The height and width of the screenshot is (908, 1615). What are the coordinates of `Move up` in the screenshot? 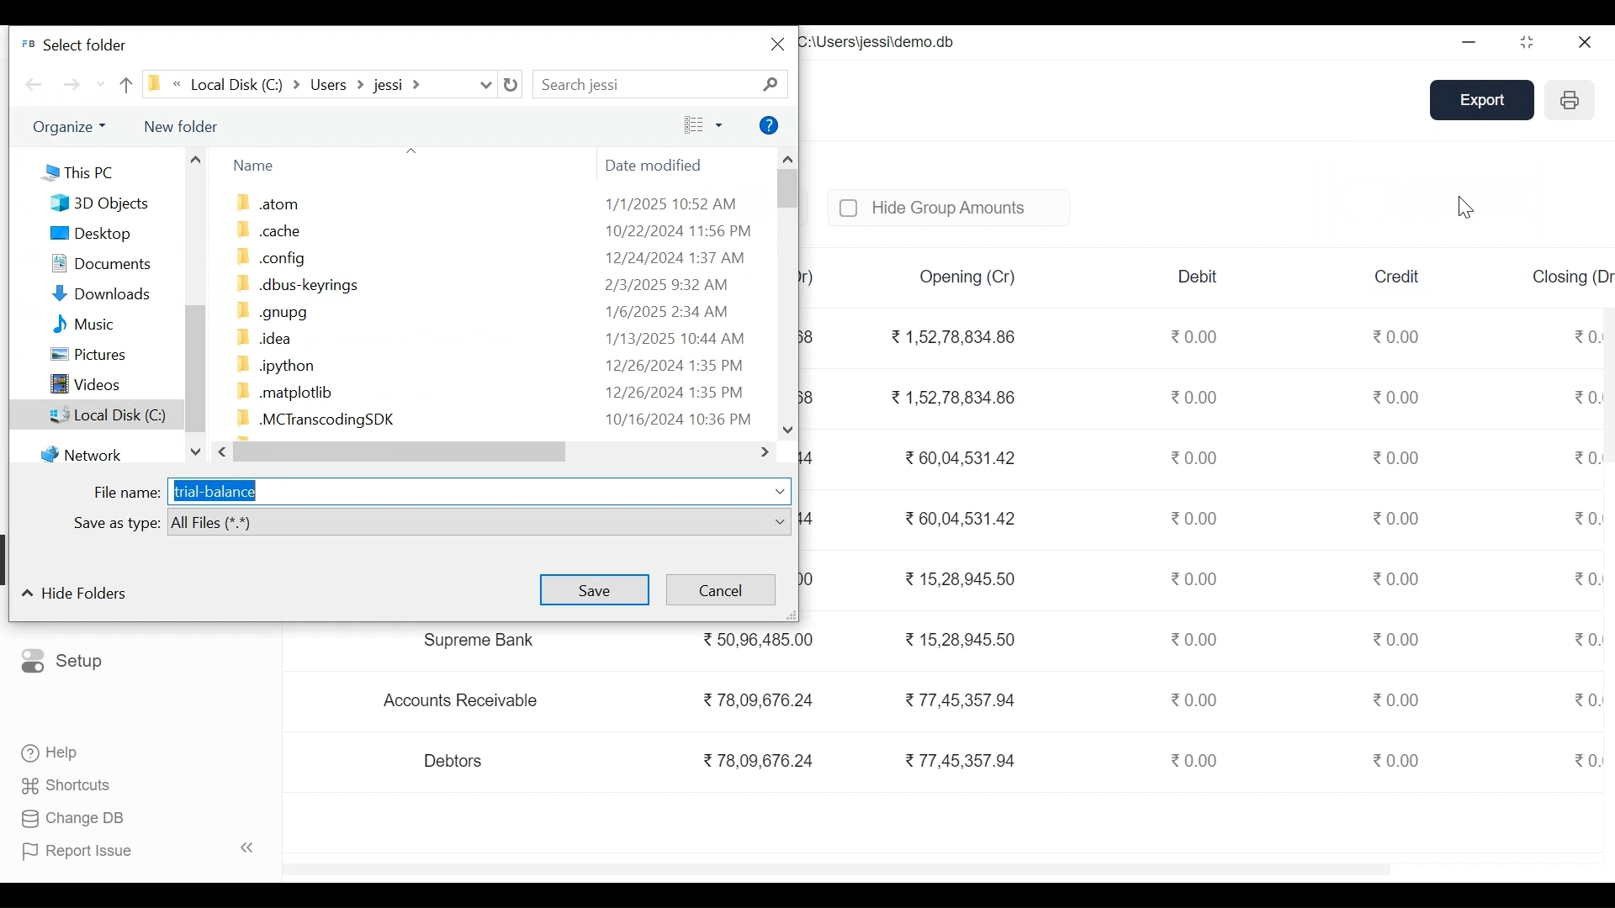 It's located at (126, 84).